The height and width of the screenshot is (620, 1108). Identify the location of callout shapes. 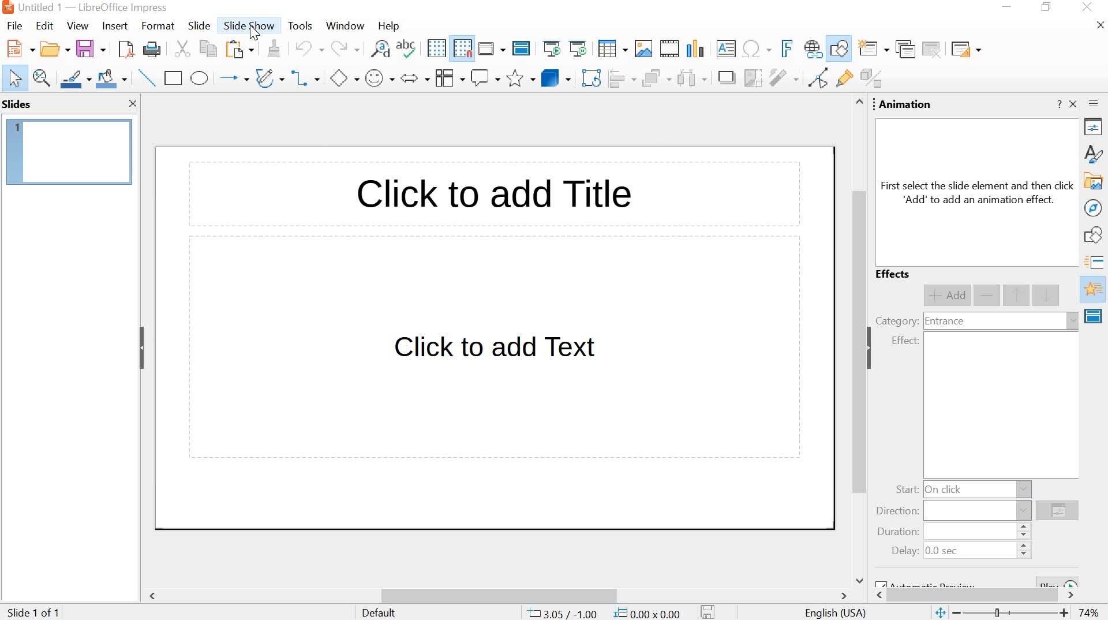
(485, 79).